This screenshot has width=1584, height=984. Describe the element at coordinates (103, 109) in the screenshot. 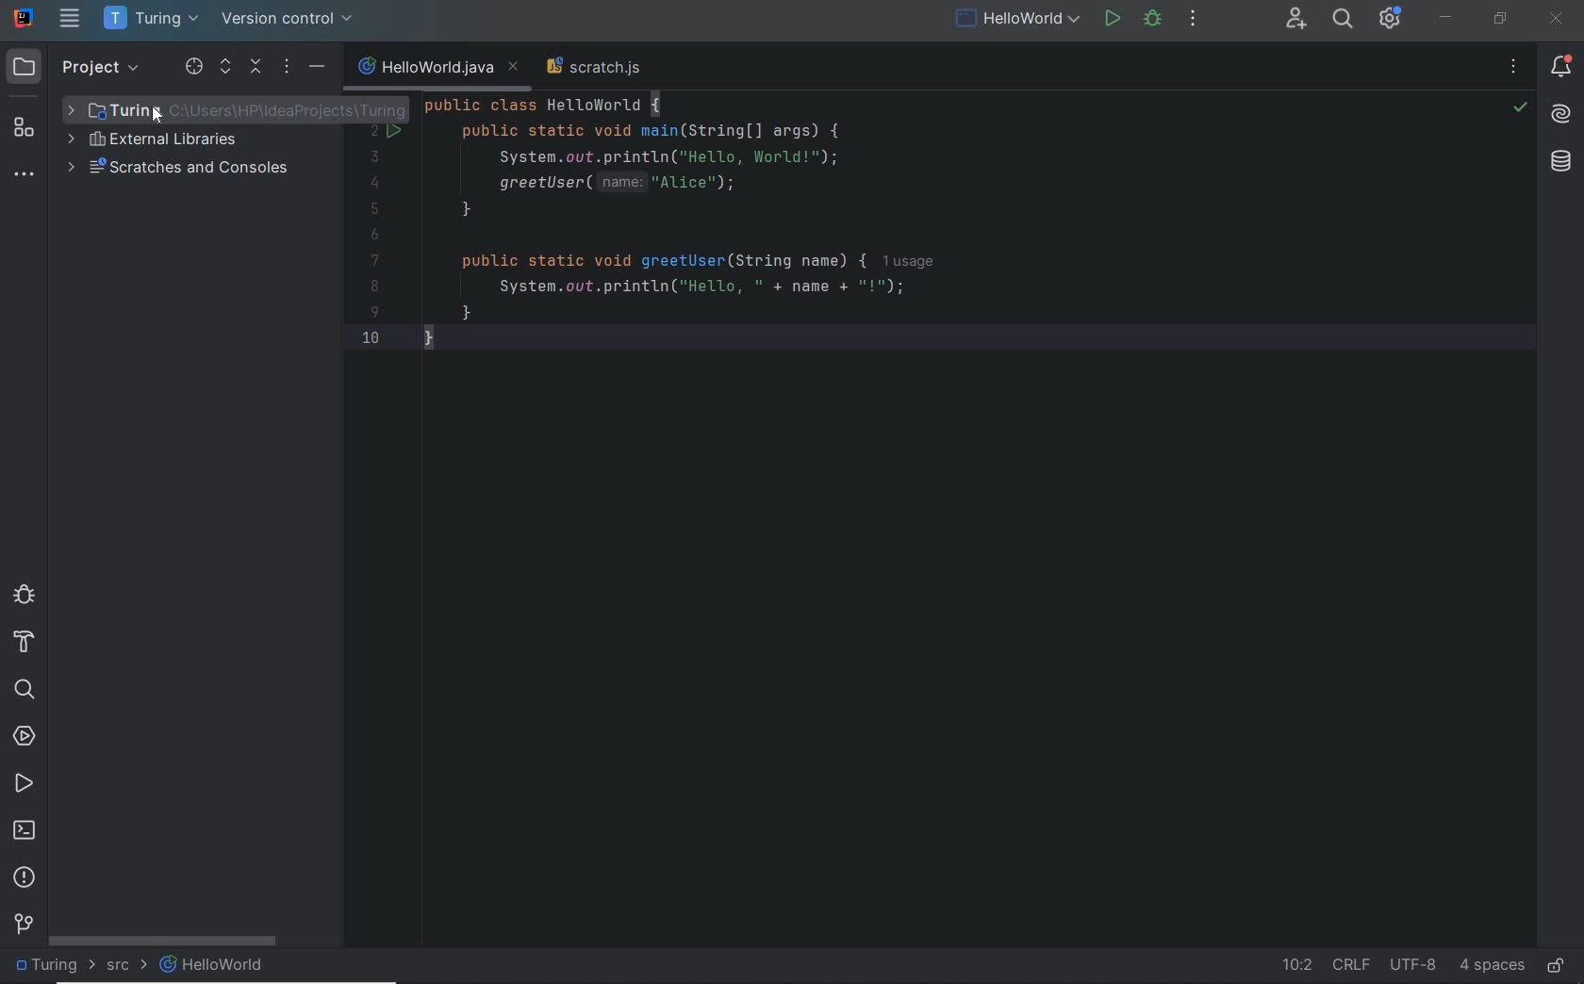

I see `project folder` at that location.